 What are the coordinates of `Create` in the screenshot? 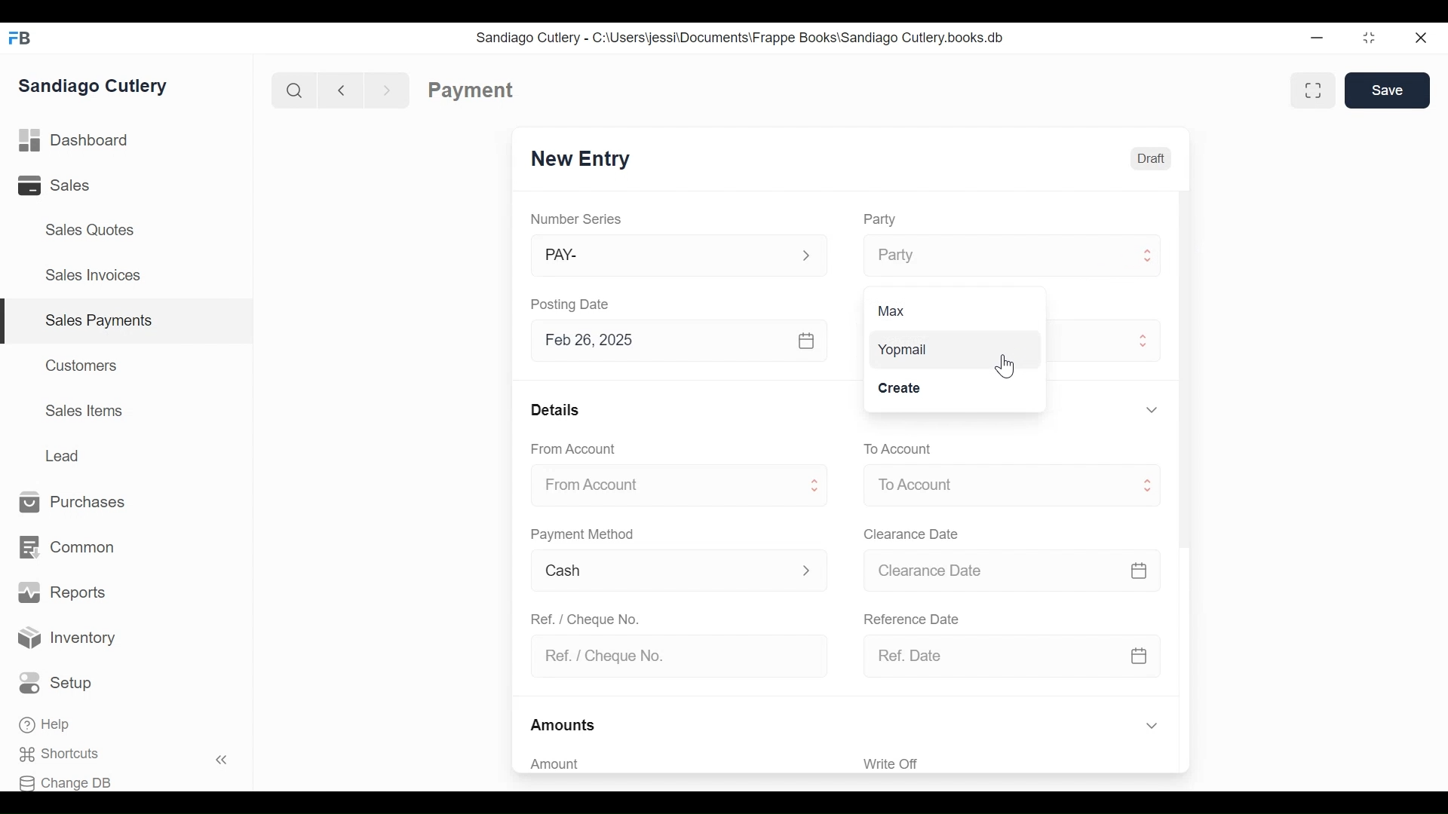 It's located at (908, 390).